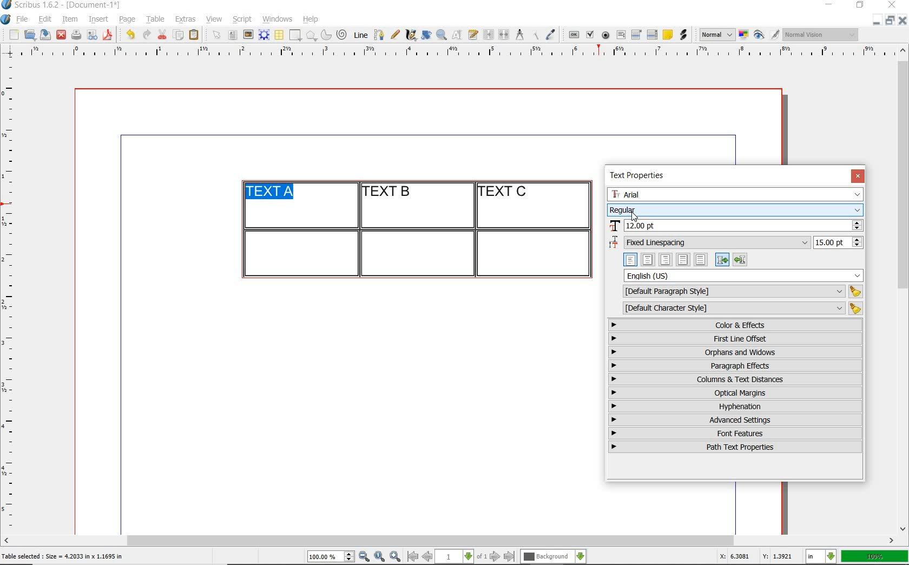  What do you see at coordinates (127, 19) in the screenshot?
I see `page` at bounding box center [127, 19].